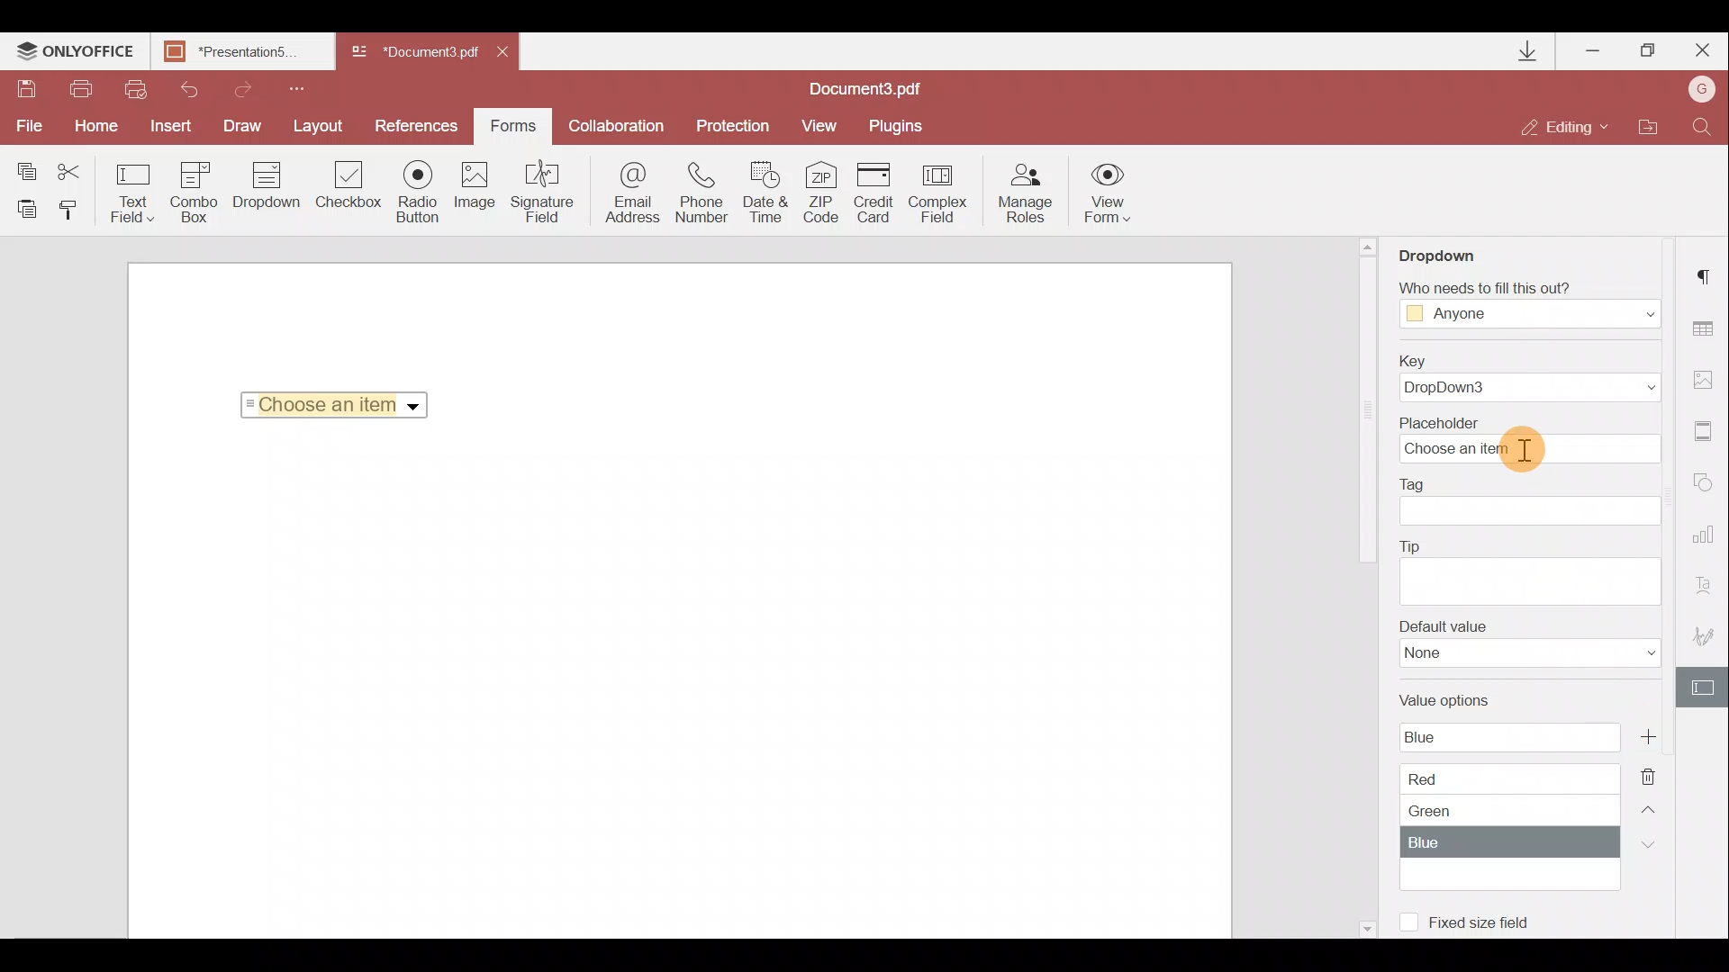 The image size is (1729, 972). What do you see at coordinates (22, 165) in the screenshot?
I see `Copy` at bounding box center [22, 165].